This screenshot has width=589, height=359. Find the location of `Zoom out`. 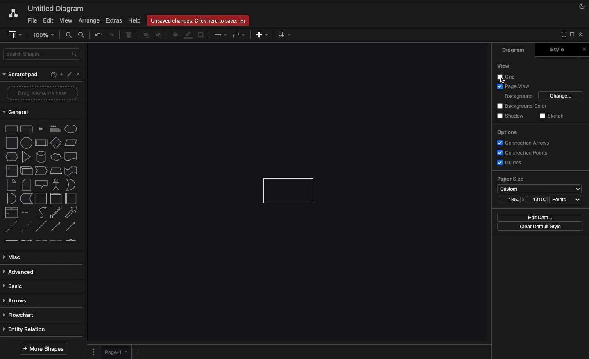

Zoom out is located at coordinates (82, 36).